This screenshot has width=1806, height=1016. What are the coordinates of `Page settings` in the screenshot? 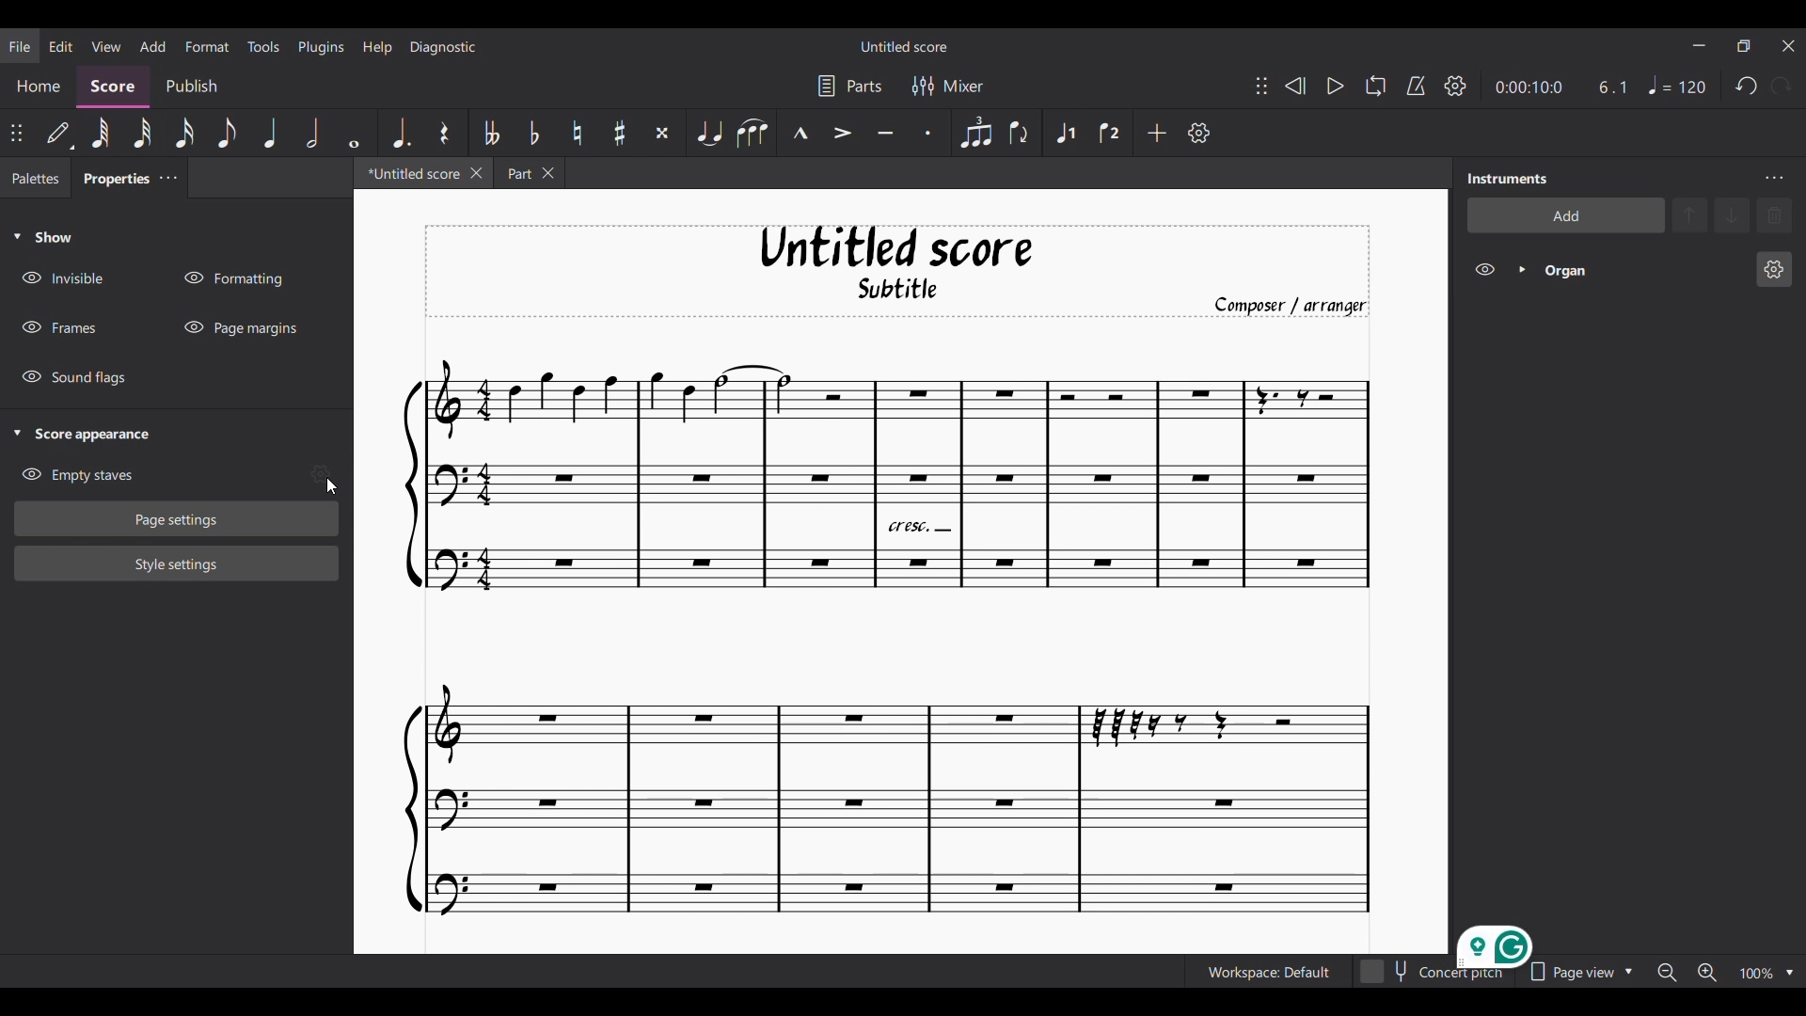 It's located at (177, 519).